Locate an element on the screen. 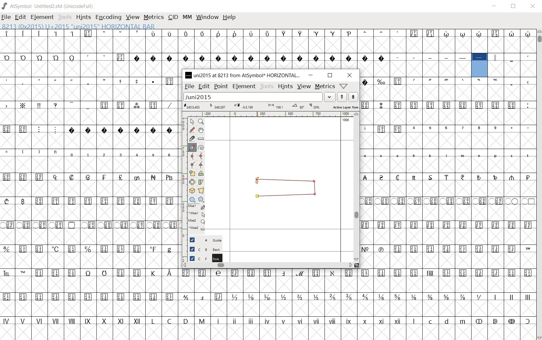  TOOLS is located at coordinates (66, 18).